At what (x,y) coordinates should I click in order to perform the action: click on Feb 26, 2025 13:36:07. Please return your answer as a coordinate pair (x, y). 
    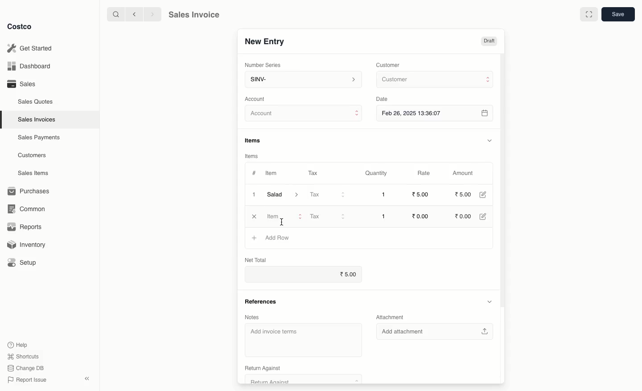
    Looking at the image, I should click on (436, 113).